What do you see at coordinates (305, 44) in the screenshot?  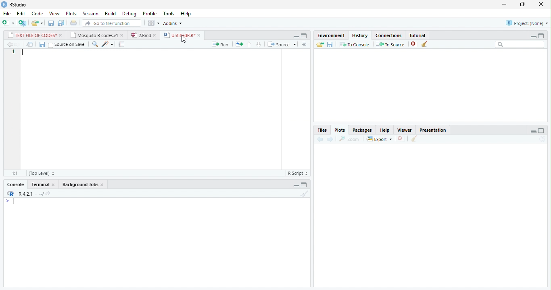 I see `more` at bounding box center [305, 44].